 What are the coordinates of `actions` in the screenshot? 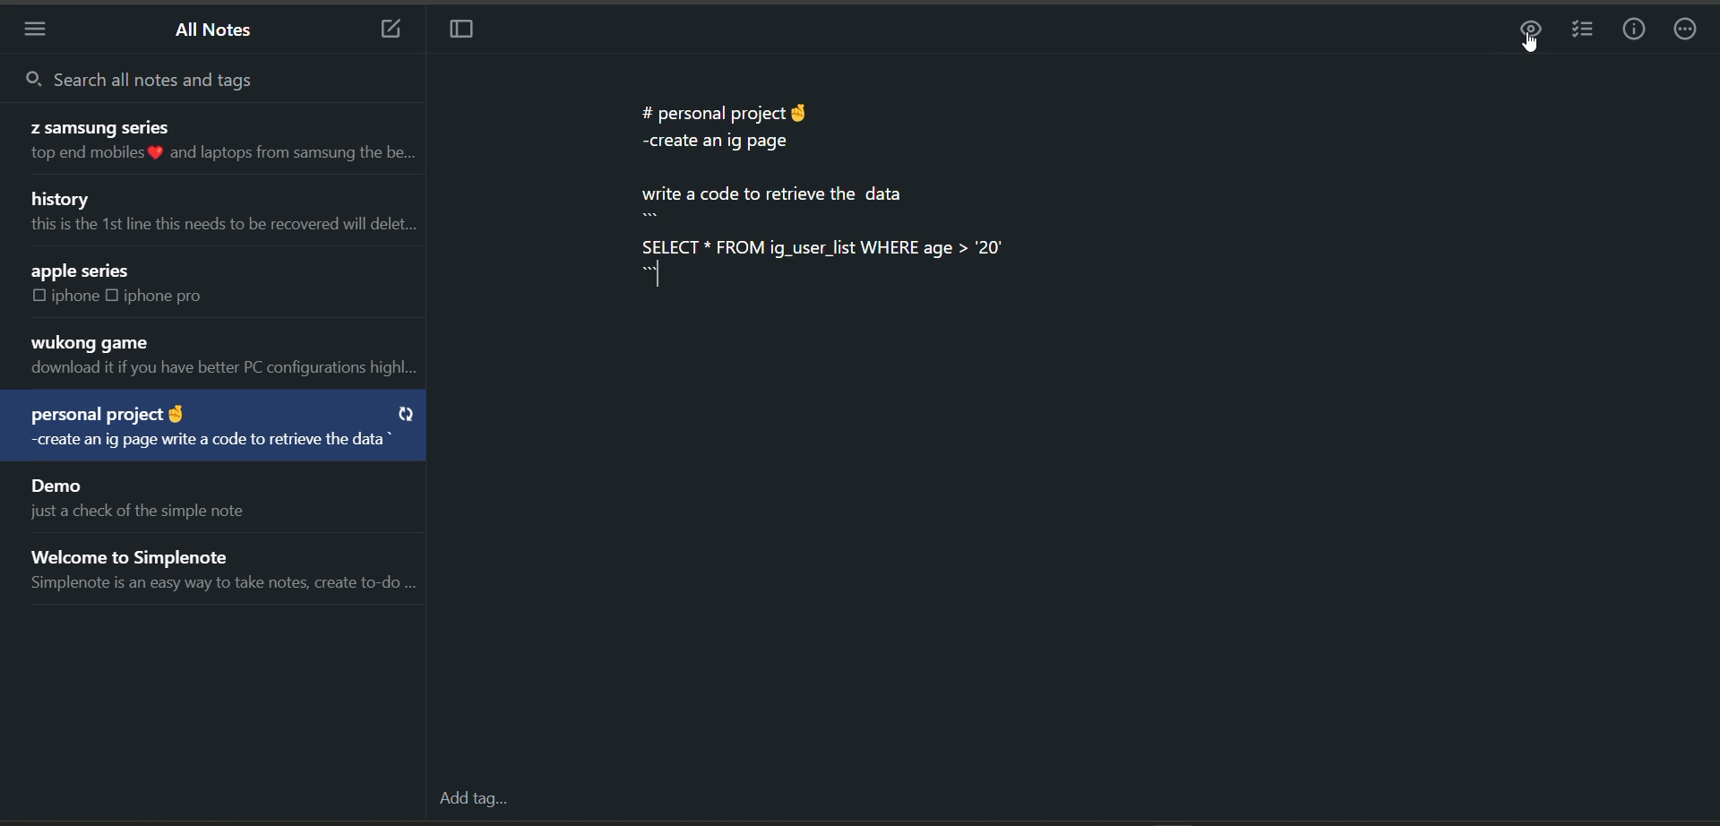 It's located at (1689, 31).